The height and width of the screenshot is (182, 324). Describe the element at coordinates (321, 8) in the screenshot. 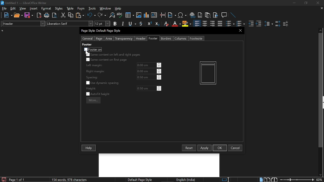

I see `Close current tab` at that location.